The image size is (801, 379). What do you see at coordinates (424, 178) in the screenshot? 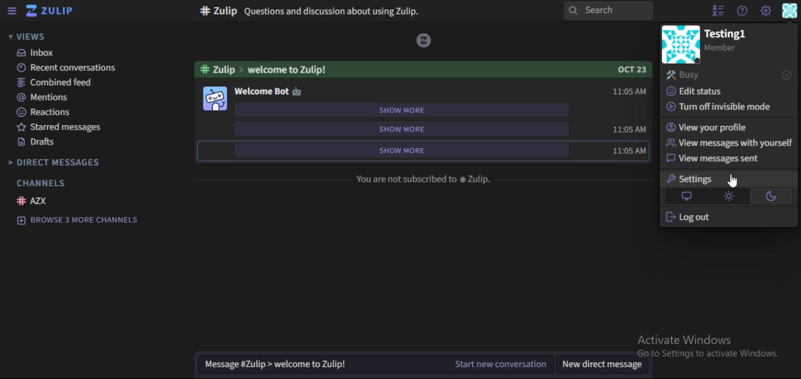
I see `text` at bounding box center [424, 178].